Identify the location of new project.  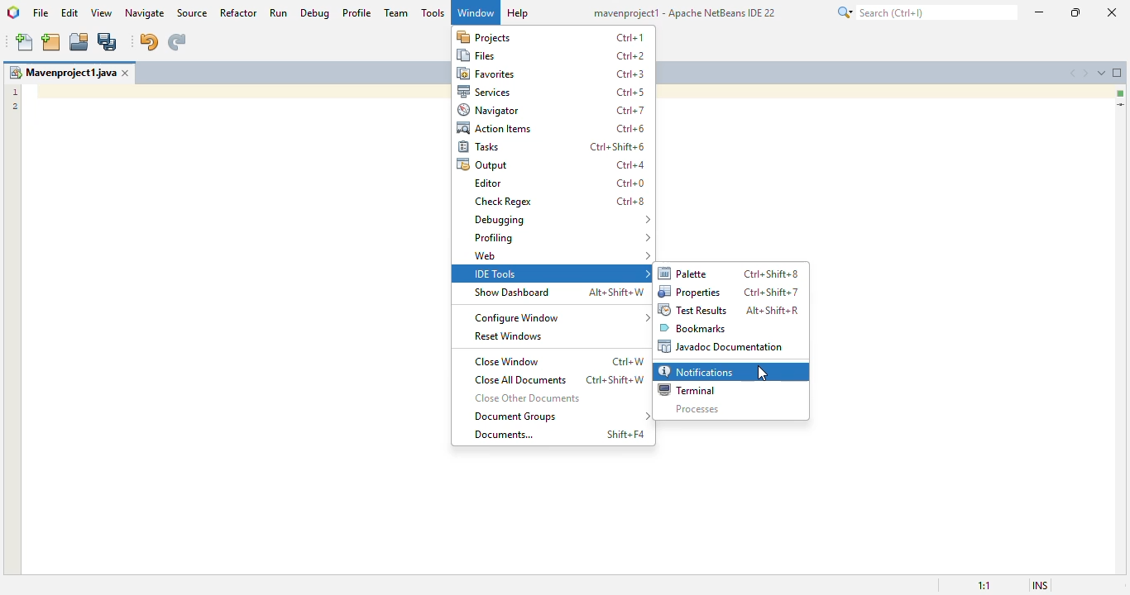
(51, 42).